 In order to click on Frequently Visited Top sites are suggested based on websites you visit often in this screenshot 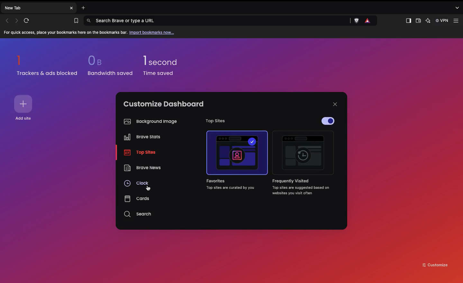, I will do `click(298, 187)`.